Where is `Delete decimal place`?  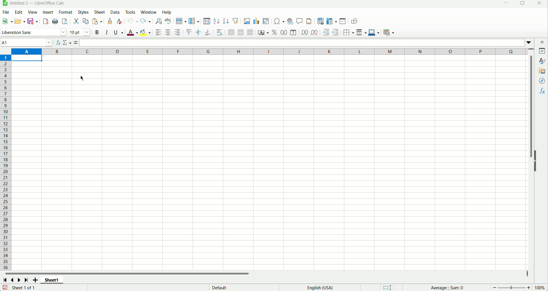
Delete decimal place is located at coordinates (315, 33).